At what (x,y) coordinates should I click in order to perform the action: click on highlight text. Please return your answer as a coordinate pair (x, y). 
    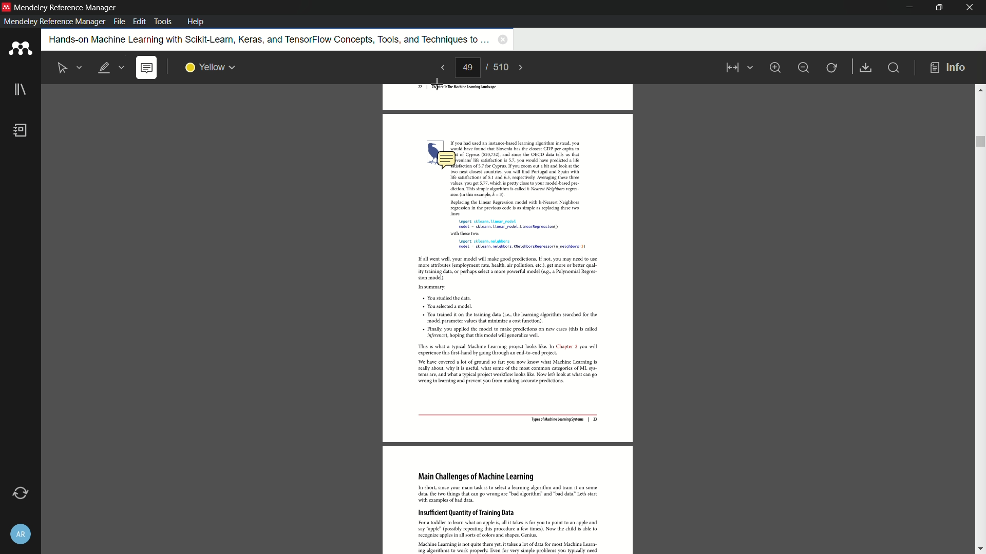
    Looking at the image, I should click on (111, 68).